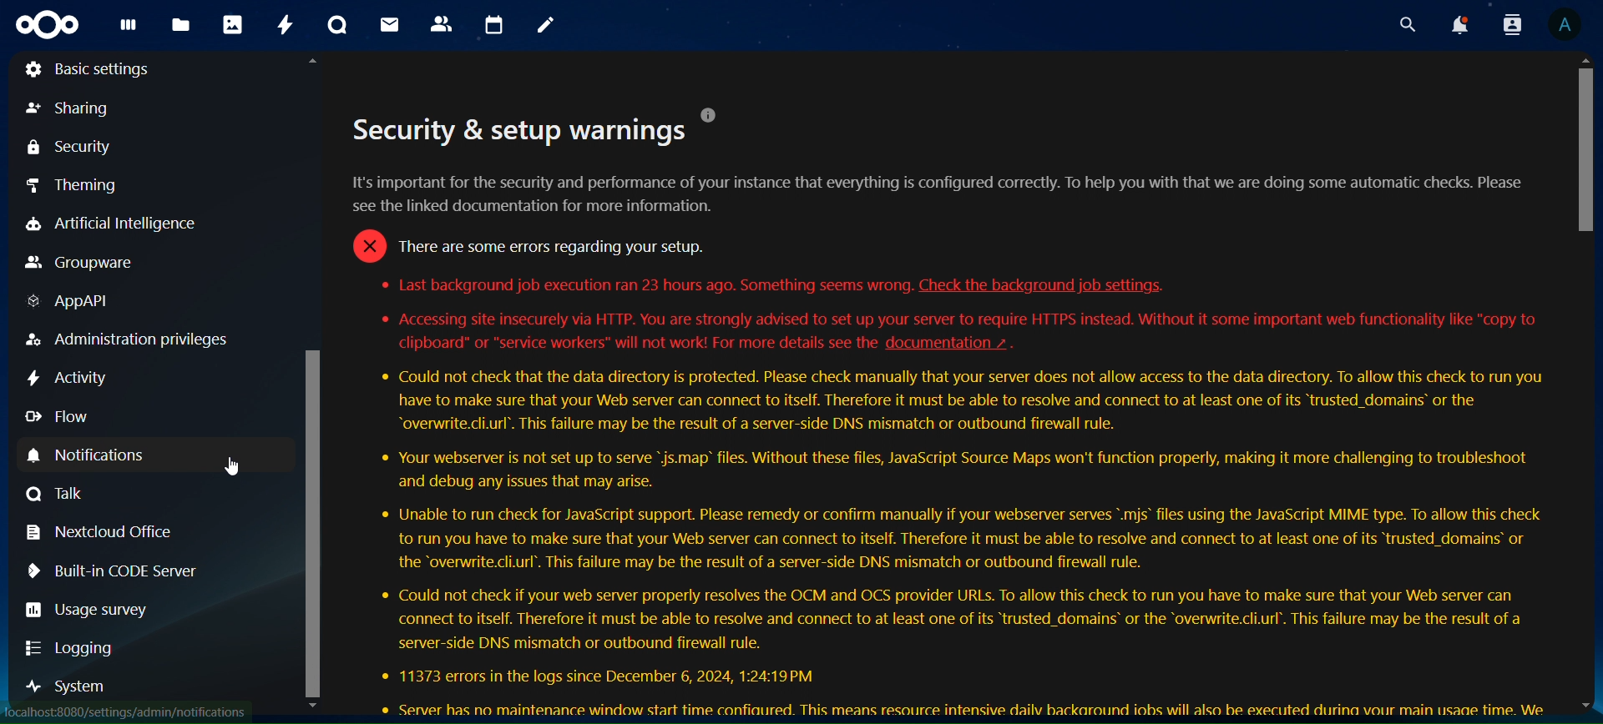 This screenshot has height=724, width=1603. Describe the element at coordinates (182, 25) in the screenshot. I see `files` at that location.